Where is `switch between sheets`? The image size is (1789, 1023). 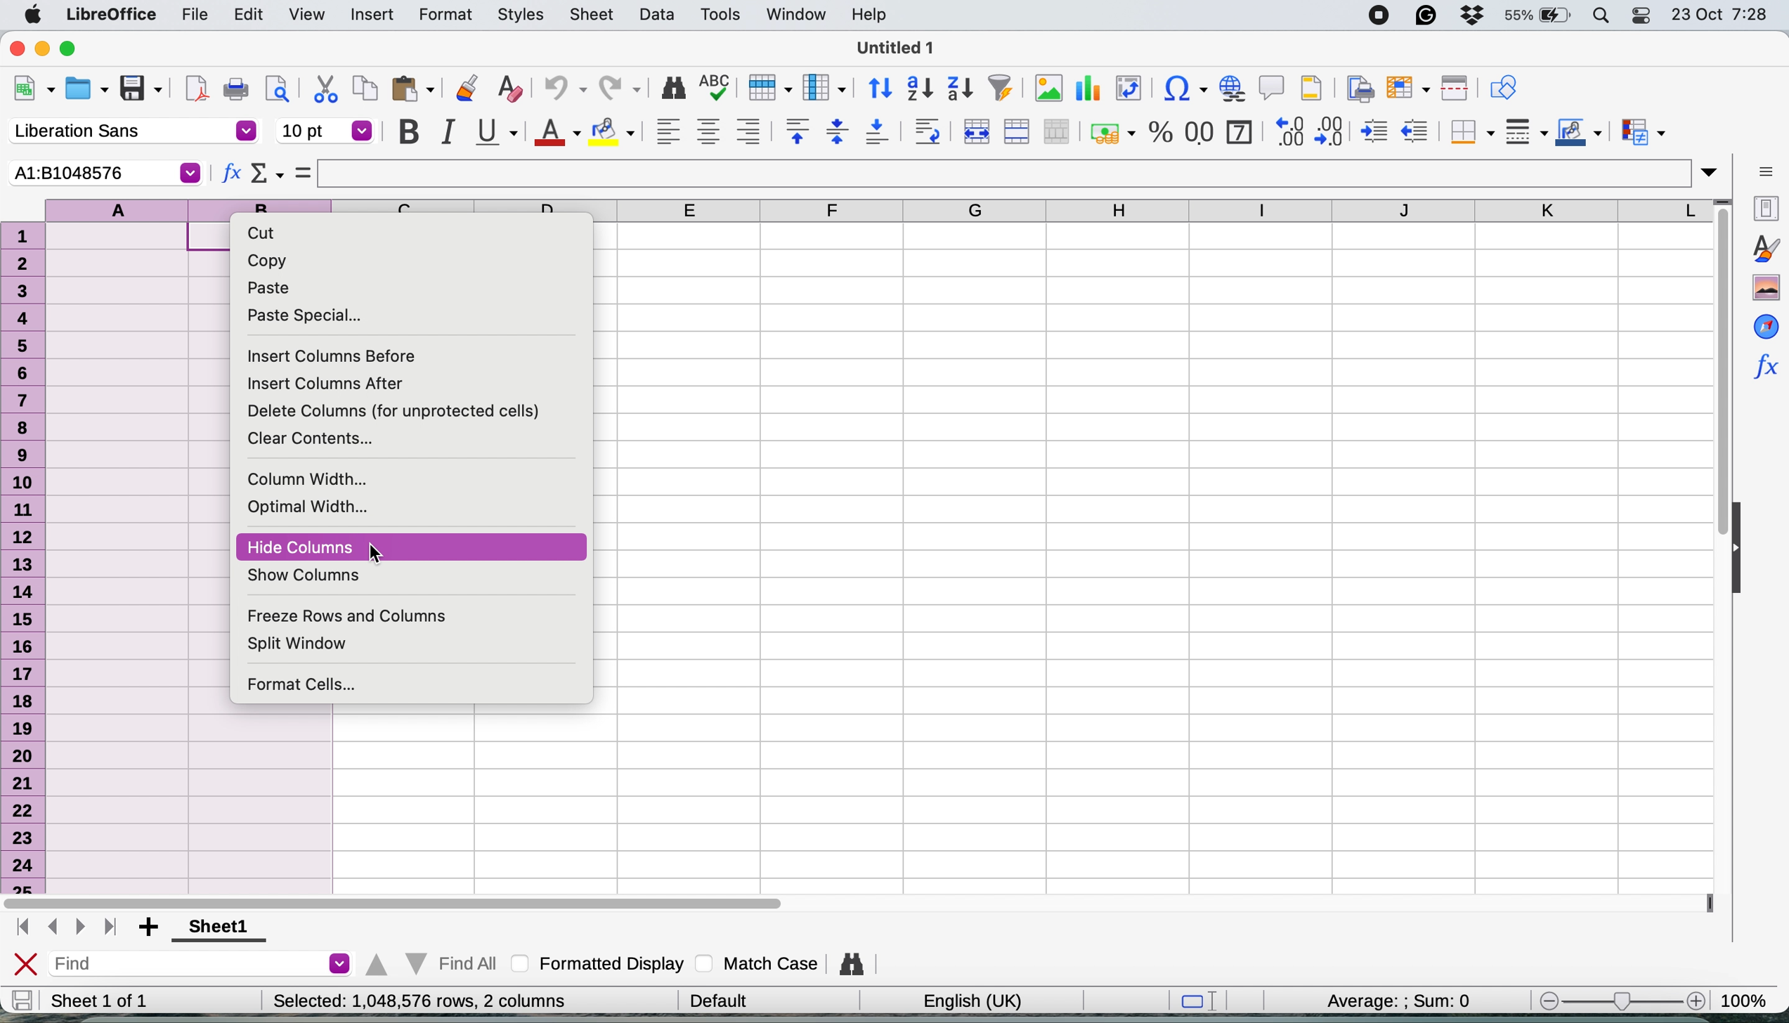 switch between sheets is located at coordinates (64, 927).